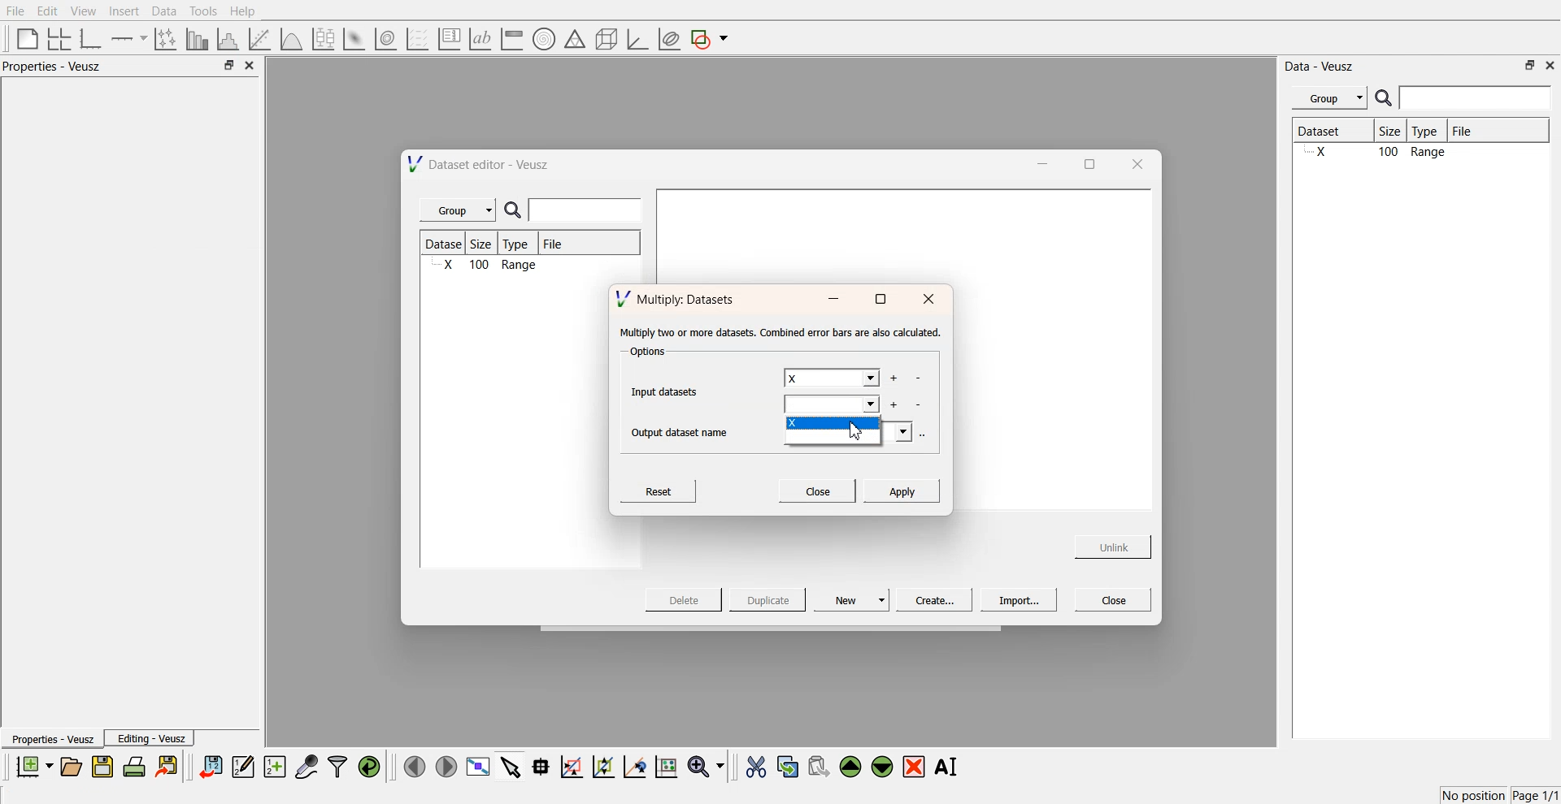 The width and height of the screenshot is (1561, 804). I want to click on Dataset, so click(446, 244).